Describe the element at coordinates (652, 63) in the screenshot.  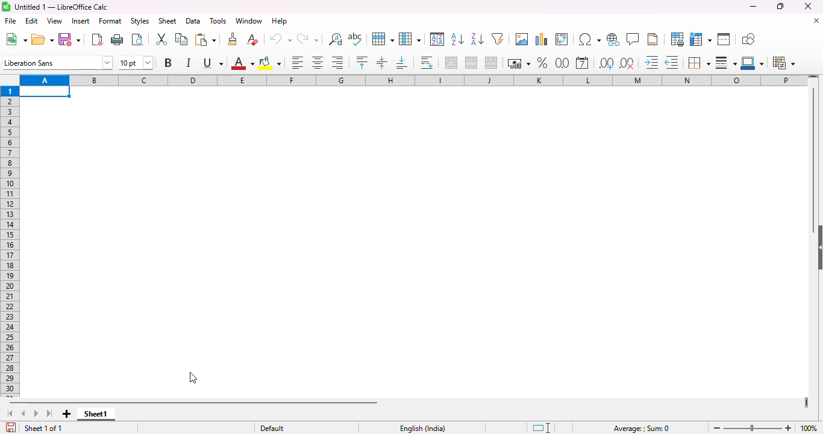
I see `increase indent` at that location.